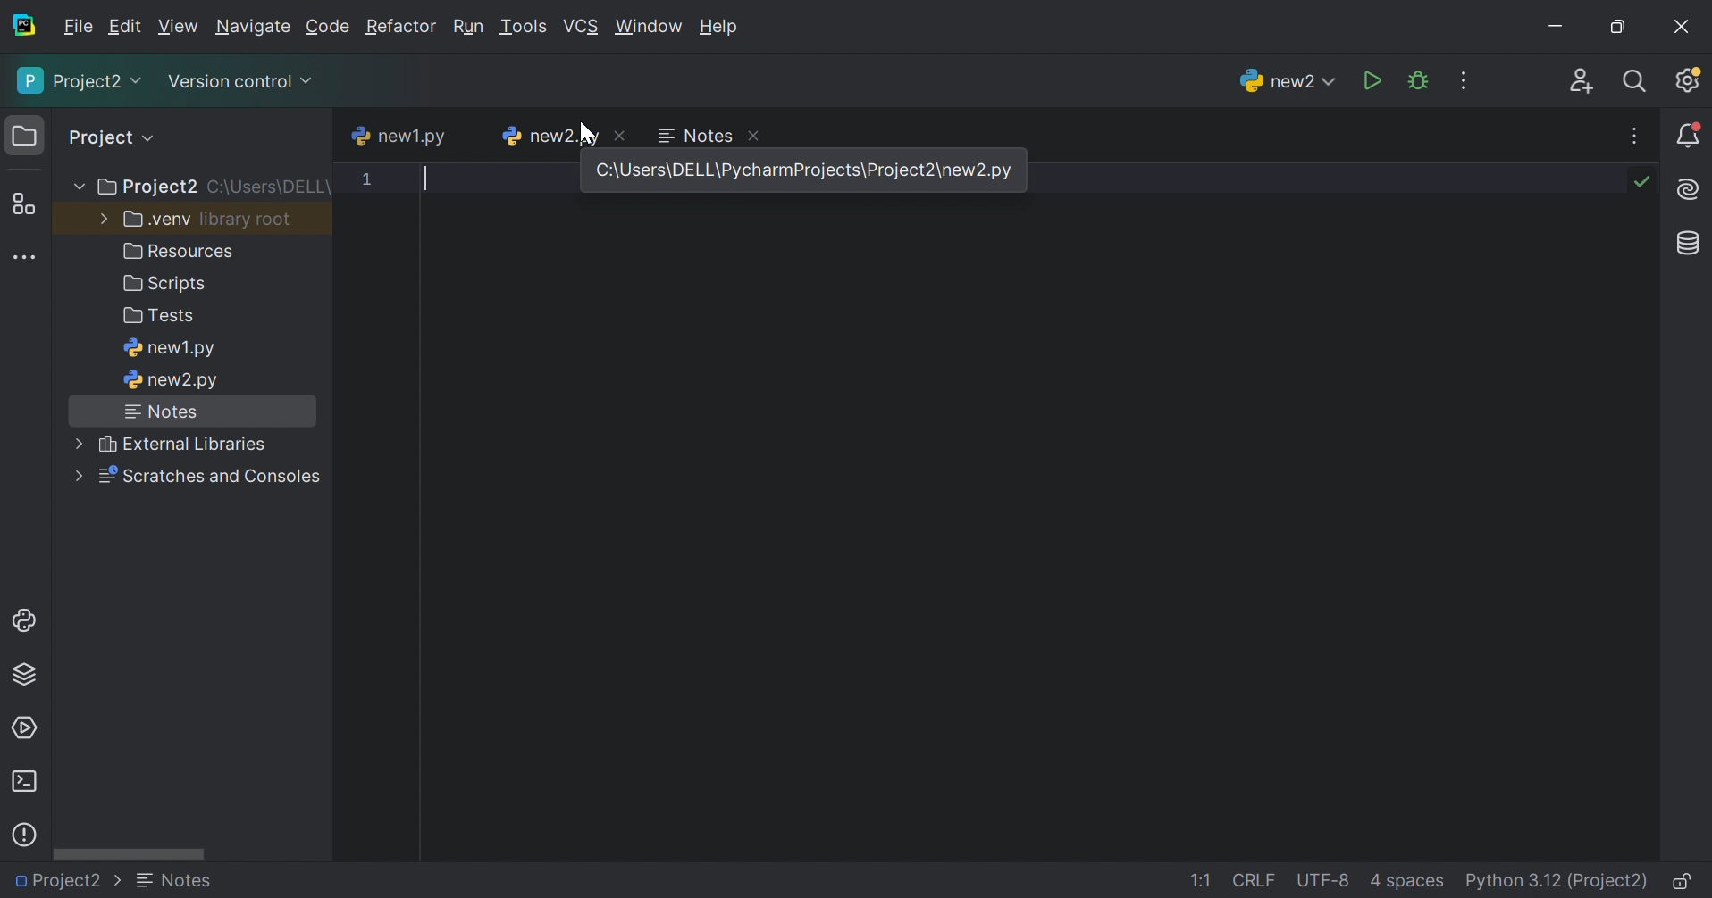  I want to click on Updates available. IDE and Project Settings., so click(1691, 82).